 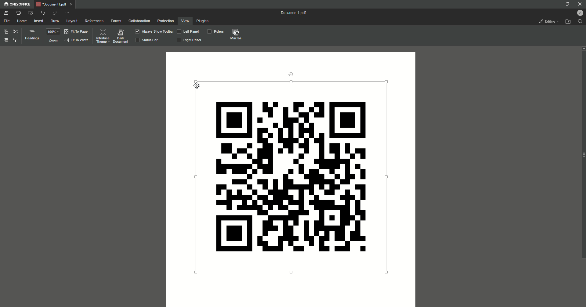 What do you see at coordinates (140, 21) in the screenshot?
I see `Collaboration` at bounding box center [140, 21].